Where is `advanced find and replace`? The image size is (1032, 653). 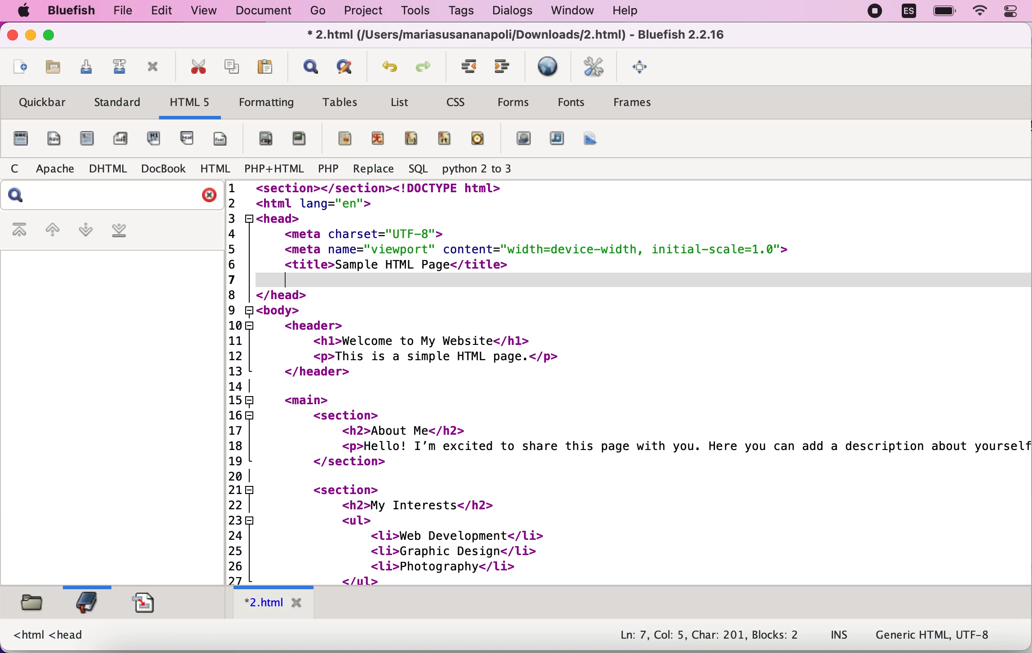 advanced find and replace is located at coordinates (348, 66).